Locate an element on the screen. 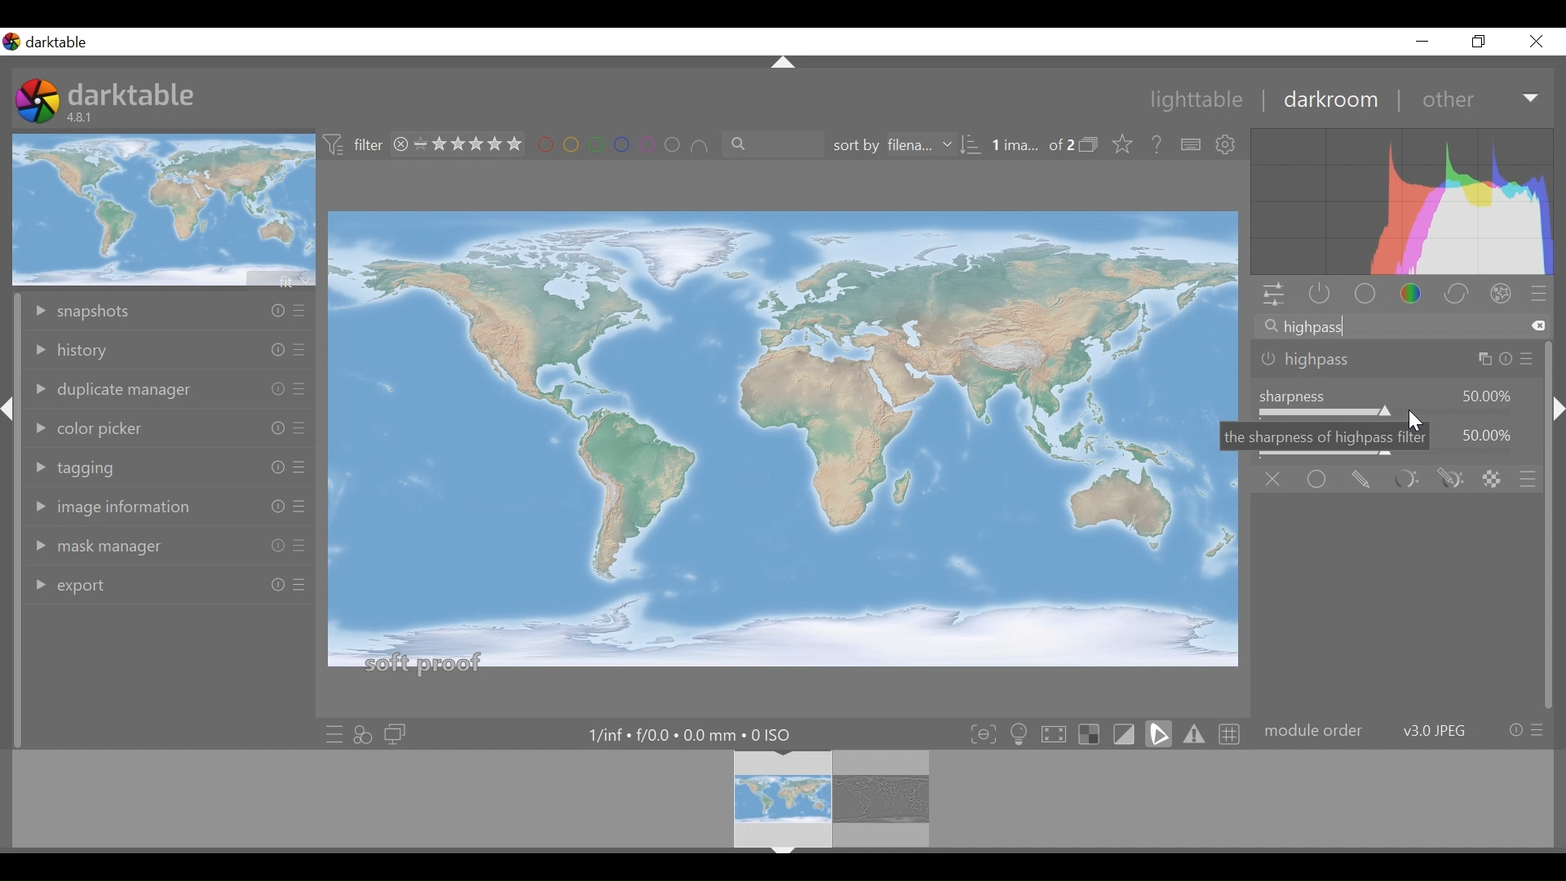 The height and width of the screenshot is (881, 1566). quick access panel is located at coordinates (1273, 295).